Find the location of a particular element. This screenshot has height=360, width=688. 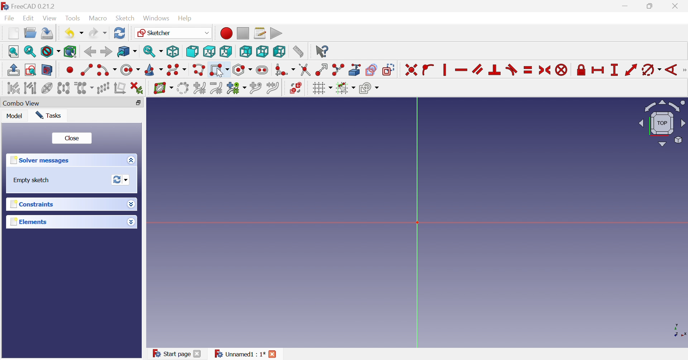

Modify knot multiplicity is located at coordinates (236, 89).